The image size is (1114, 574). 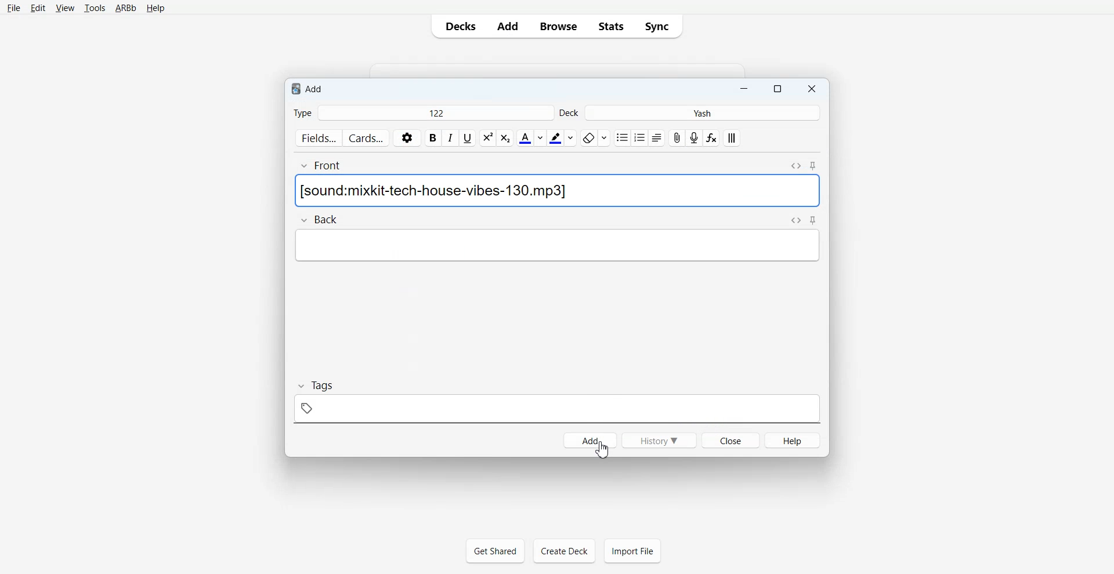 I want to click on Edit, so click(x=37, y=8).